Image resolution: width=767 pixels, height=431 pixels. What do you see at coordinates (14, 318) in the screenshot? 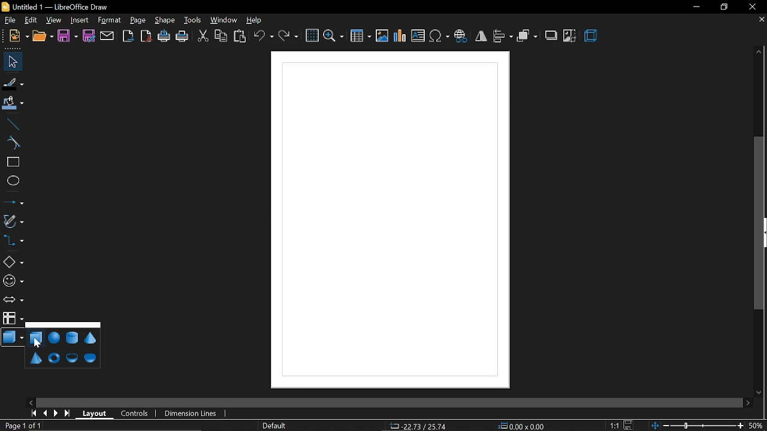
I see `flowchart` at bounding box center [14, 318].